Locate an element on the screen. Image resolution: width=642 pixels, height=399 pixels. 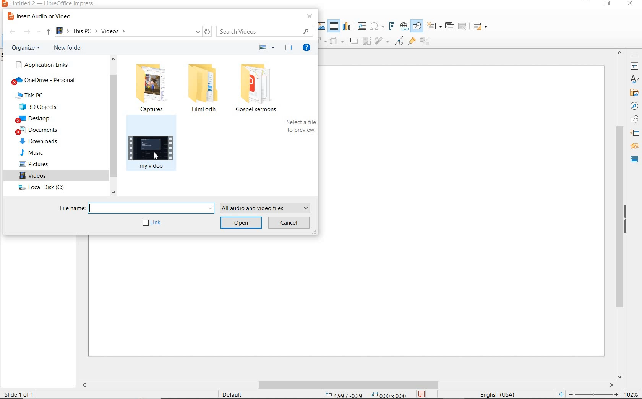
cancel is located at coordinates (290, 224).